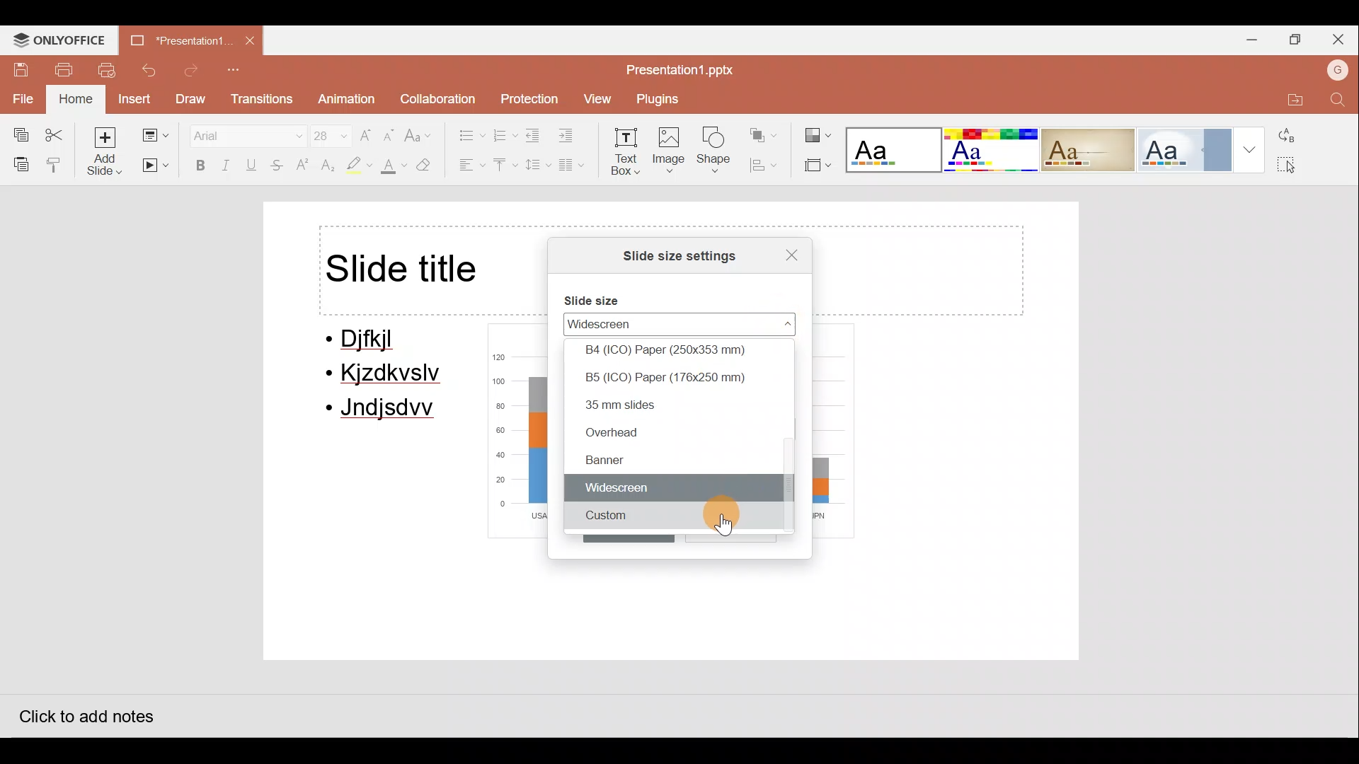 The height and width of the screenshot is (764, 1359). Describe the element at coordinates (504, 166) in the screenshot. I see `Vertical align` at that location.